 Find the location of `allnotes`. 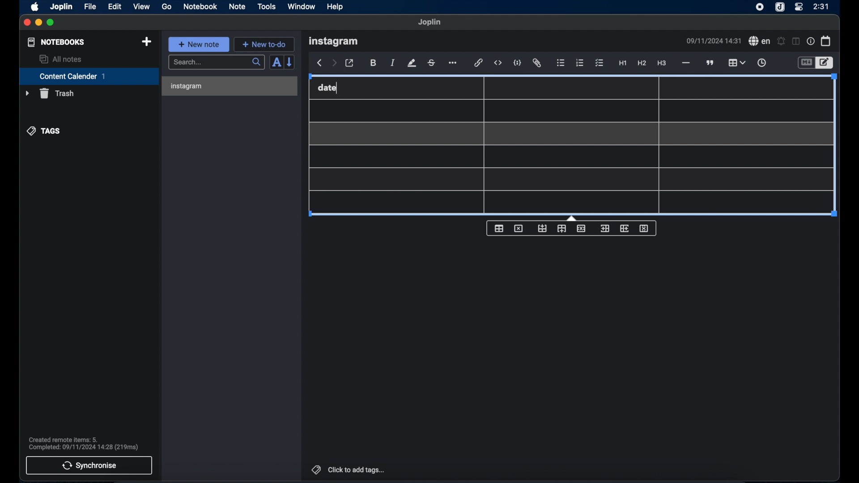

allnotes is located at coordinates (61, 59).